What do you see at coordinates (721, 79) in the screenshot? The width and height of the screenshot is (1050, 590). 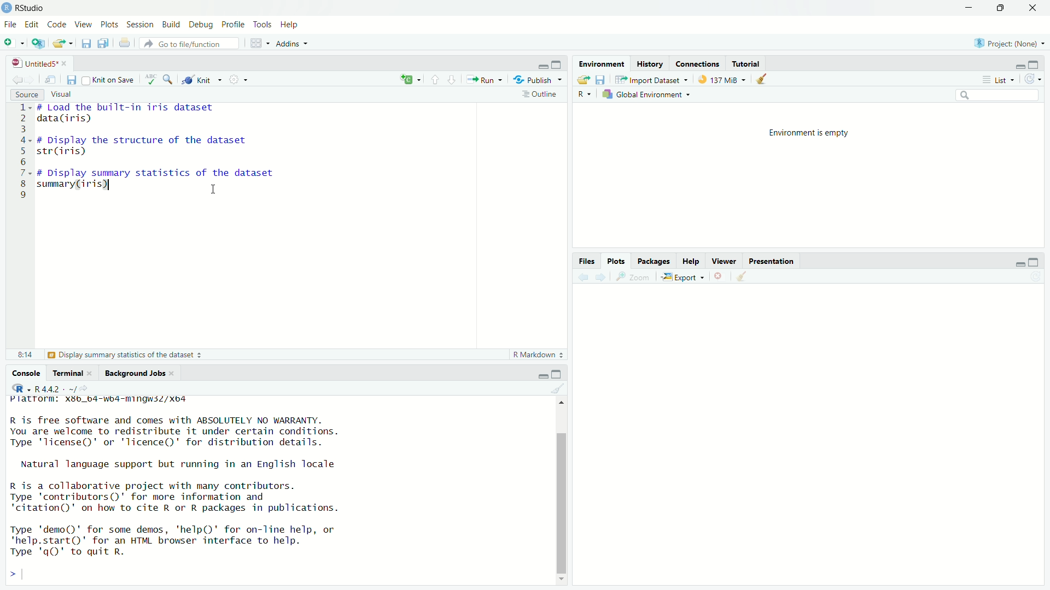 I see `137MiB` at bounding box center [721, 79].